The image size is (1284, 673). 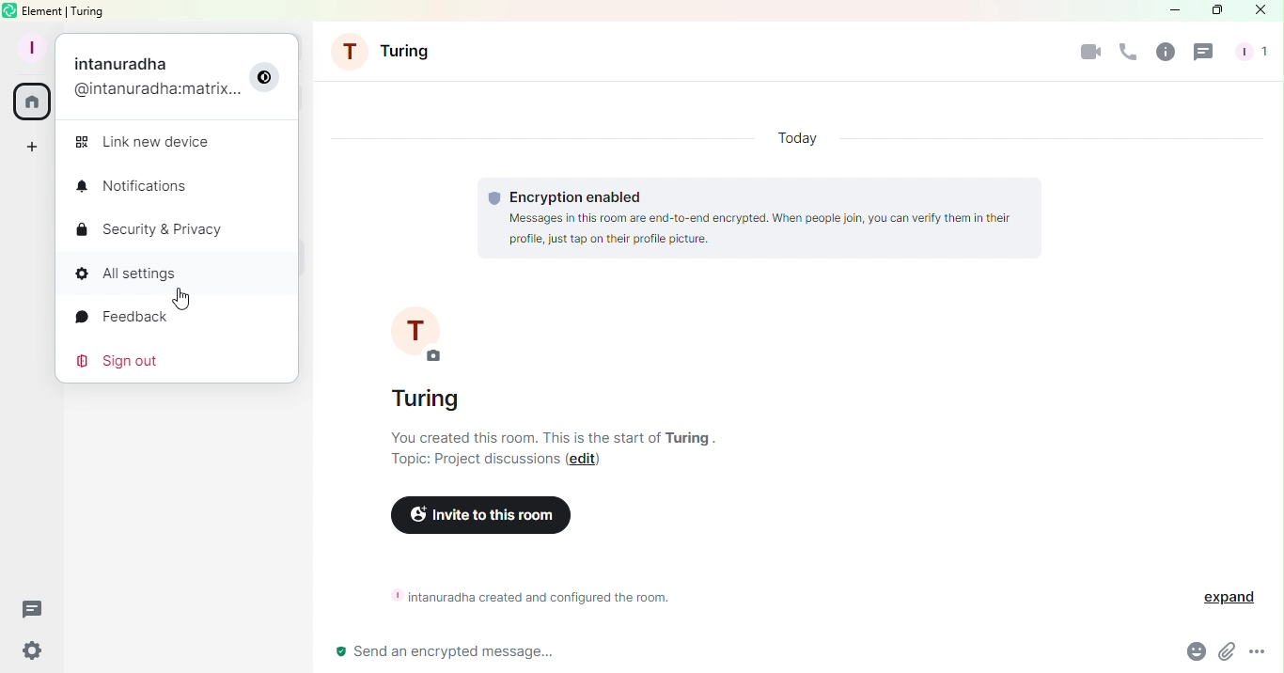 I want to click on Home, so click(x=35, y=103).